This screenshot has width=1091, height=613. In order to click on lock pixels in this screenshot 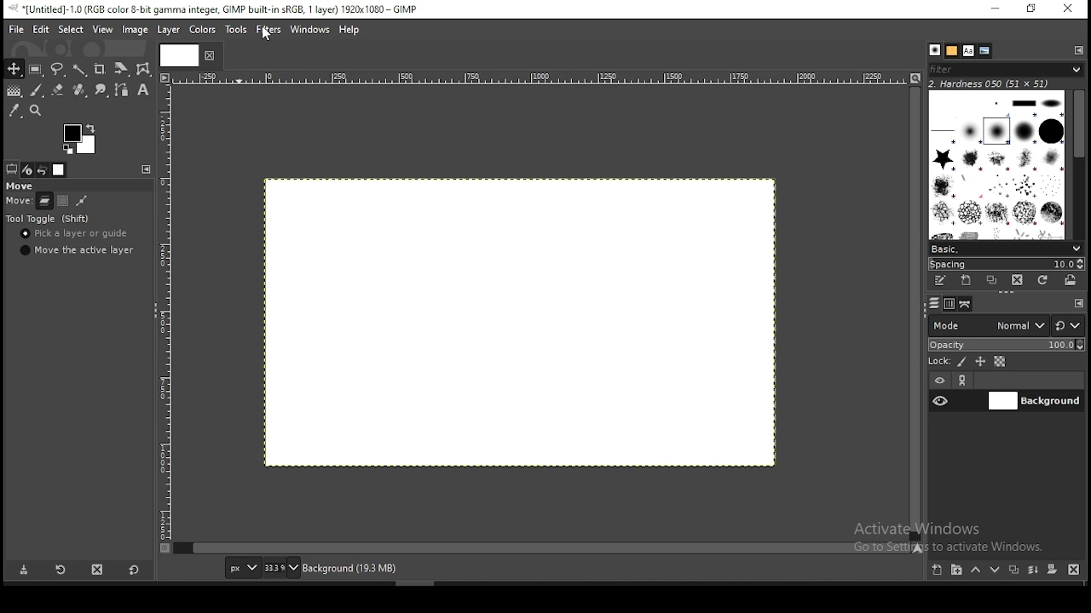, I will do `click(961, 362)`.